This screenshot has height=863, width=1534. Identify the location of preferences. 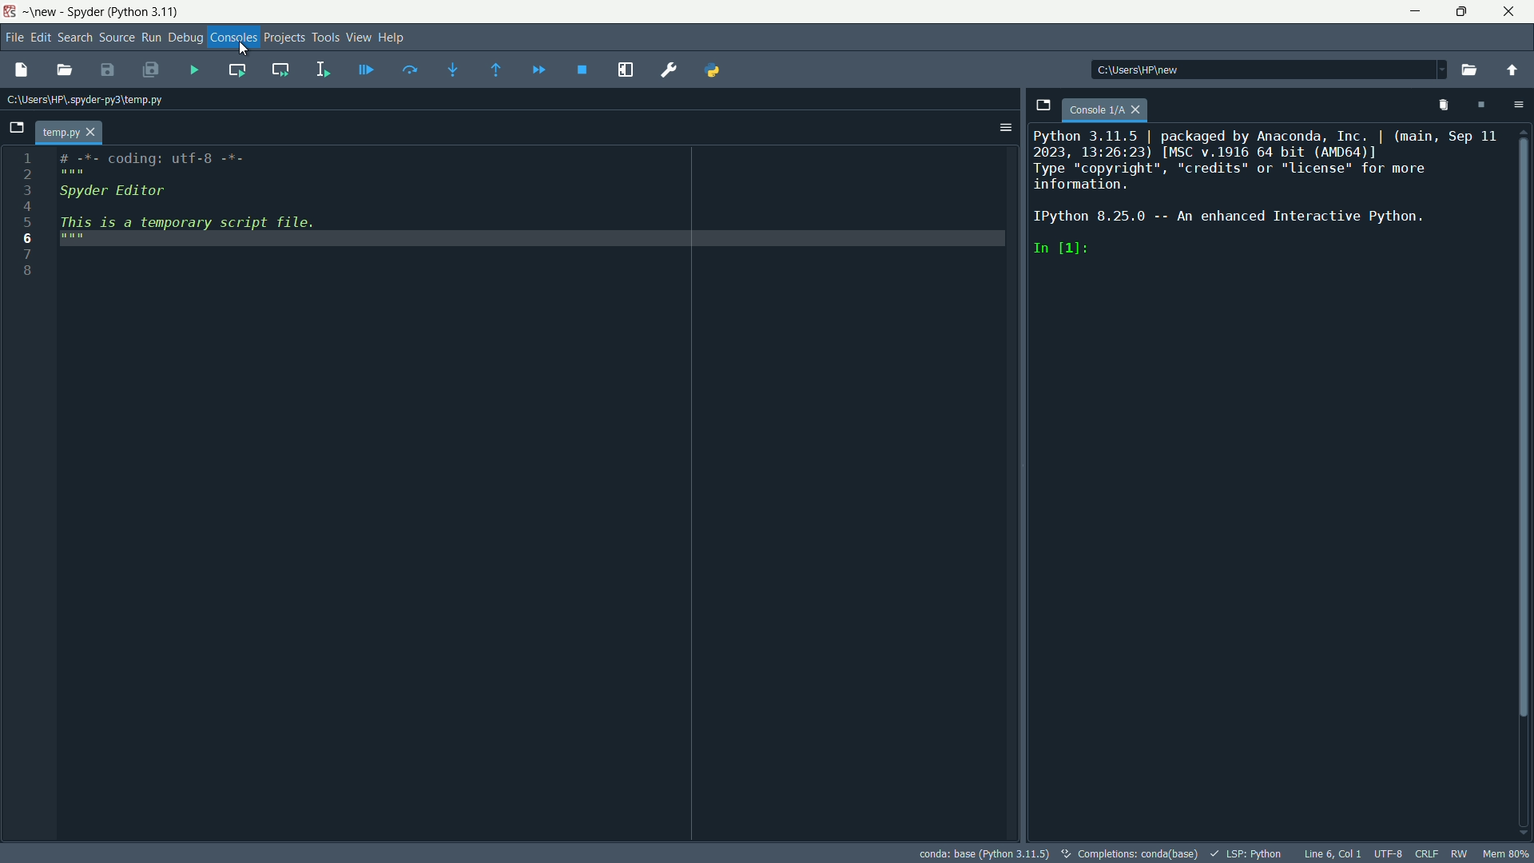
(665, 69).